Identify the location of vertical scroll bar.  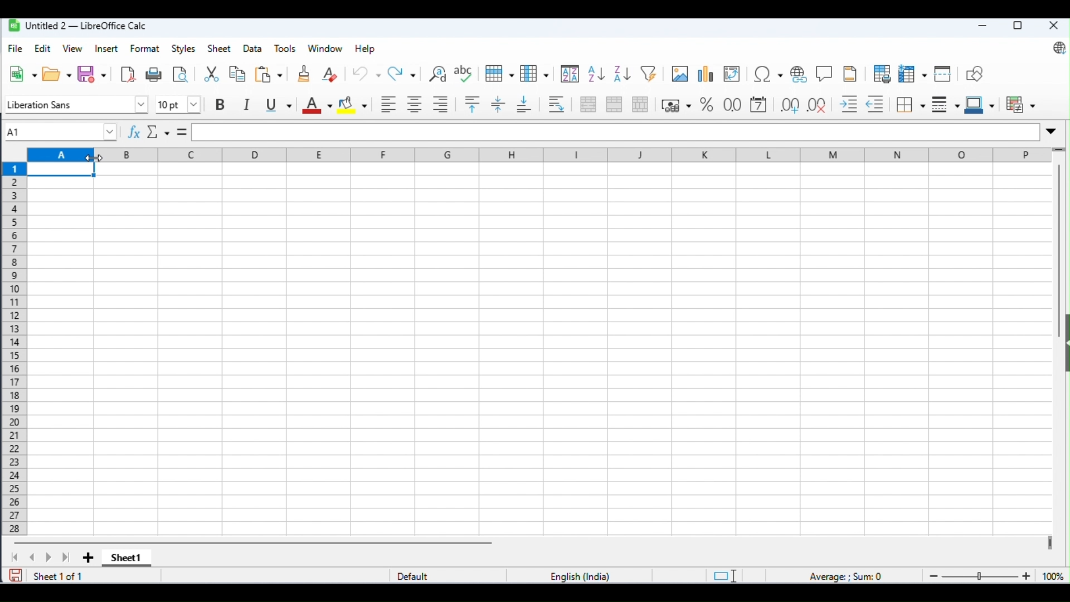
(1061, 255).